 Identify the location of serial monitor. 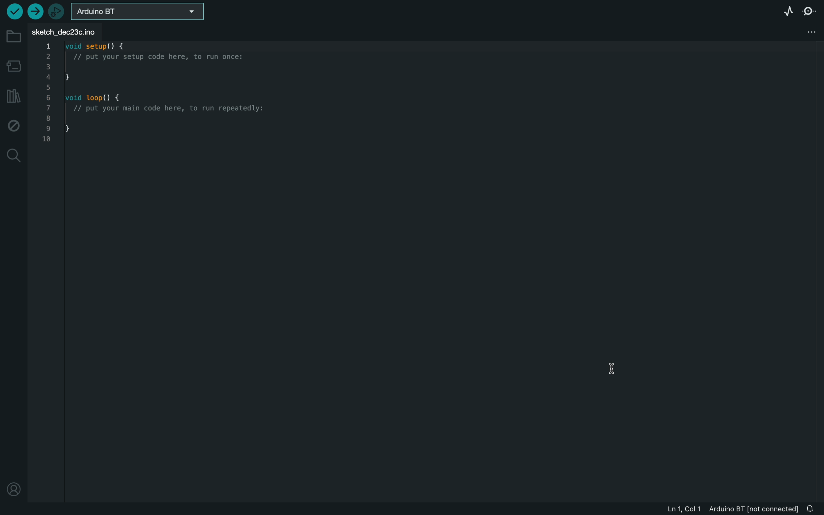
(811, 11).